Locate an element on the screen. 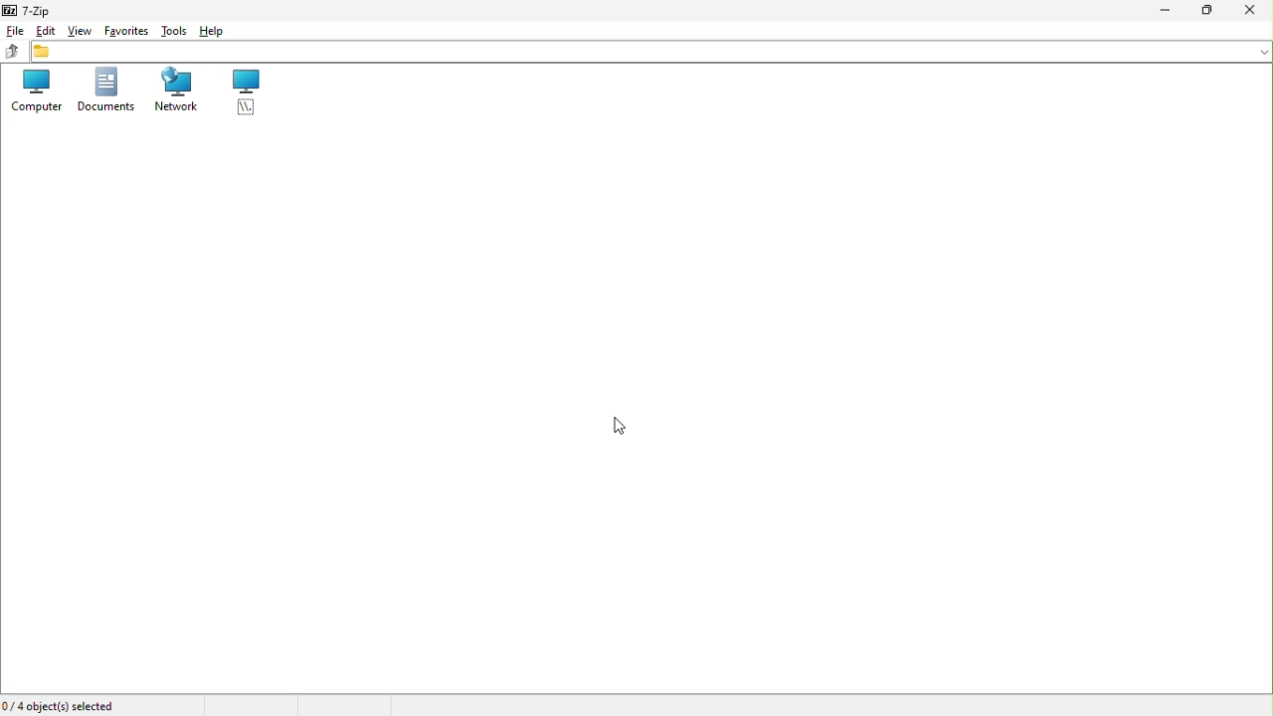  Four object selected is located at coordinates (70, 706).